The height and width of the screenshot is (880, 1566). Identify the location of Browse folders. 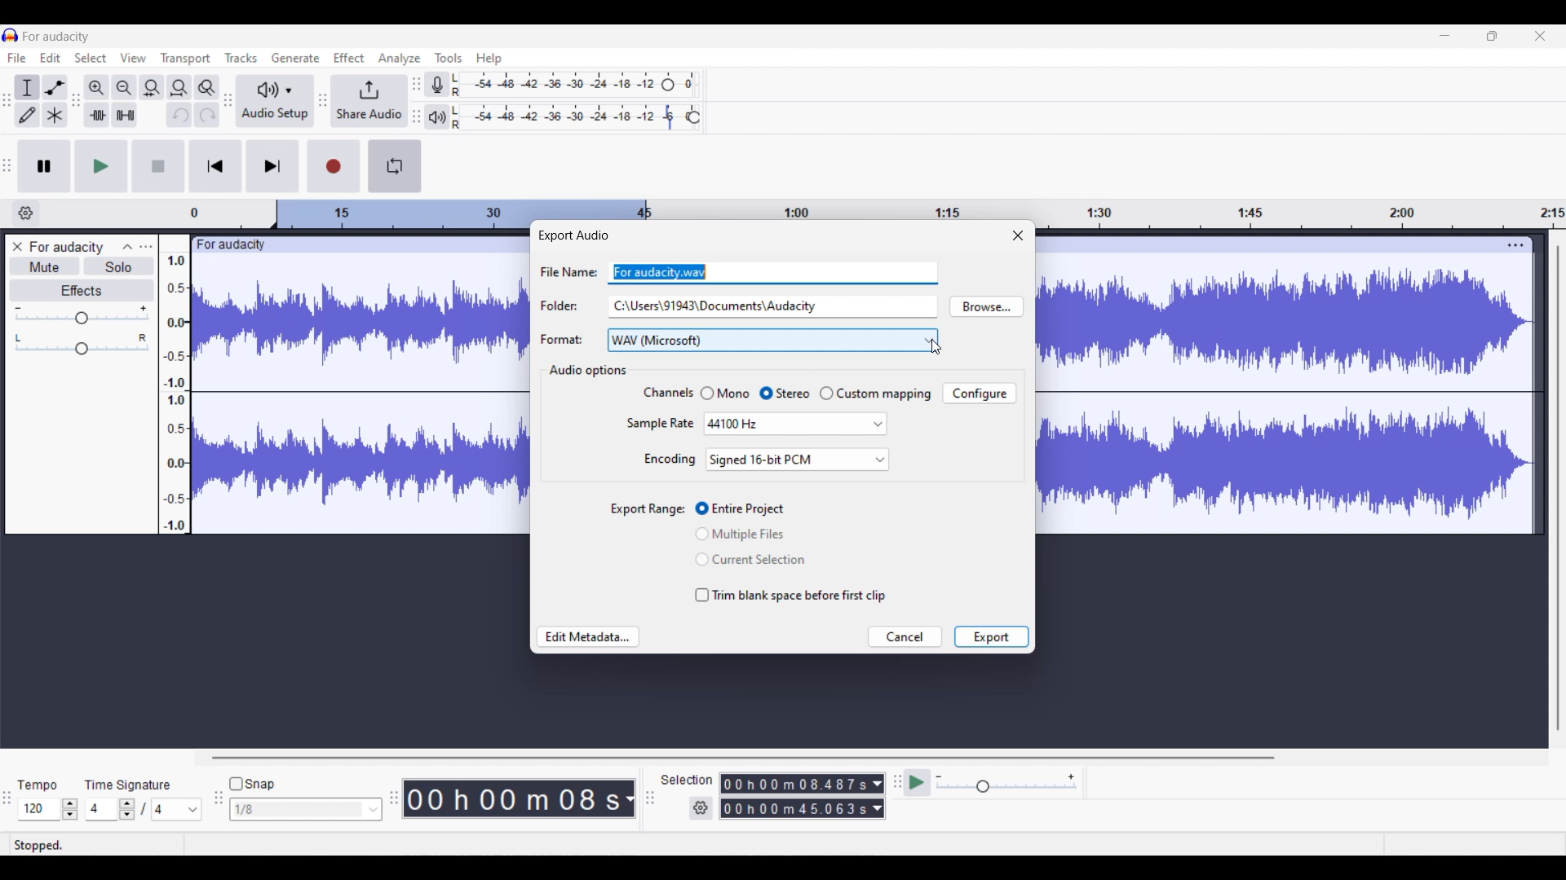
(986, 306).